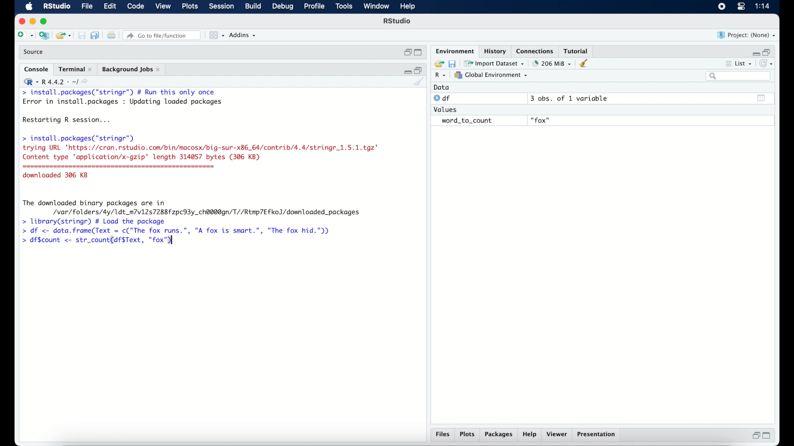  Describe the element at coordinates (200, 180) in the screenshot. I see `> install.packages("stringr")

trying URL 'https://cran.rstudio.com/bin/macosx/big-sur-x86_64/contrib/4.4/stringr_1.5.1.tgz"

Content type application/x-gzip' length 314057 bytes (306 KB)

downloaded 306 KB

The downloaded binary packages are in
/var/folders/4y/1dt_m7v12s7288fzpc93y_ch@@0dgn/T//Rtmp7Efko)/downloaded_packages

> library(stringr) # Load the package]` at that location.